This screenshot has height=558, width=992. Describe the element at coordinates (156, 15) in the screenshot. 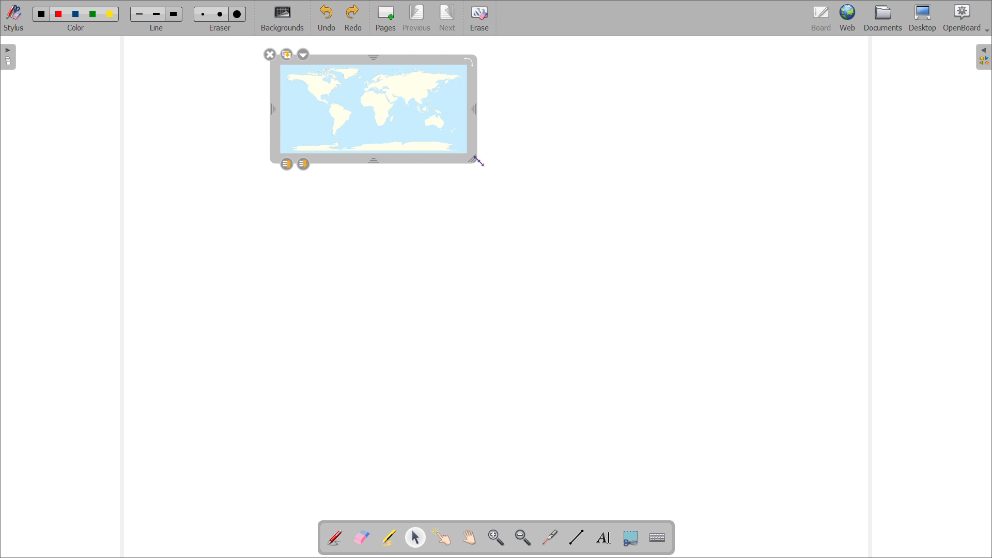

I see `medium` at that location.